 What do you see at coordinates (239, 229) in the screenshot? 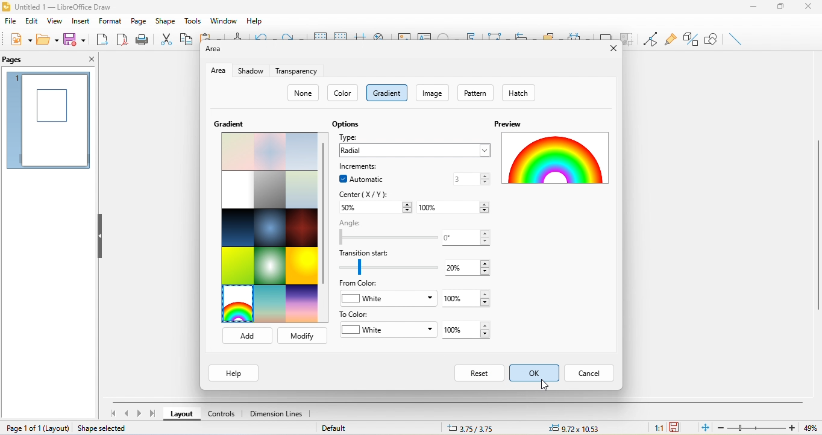
I see `midnight` at bounding box center [239, 229].